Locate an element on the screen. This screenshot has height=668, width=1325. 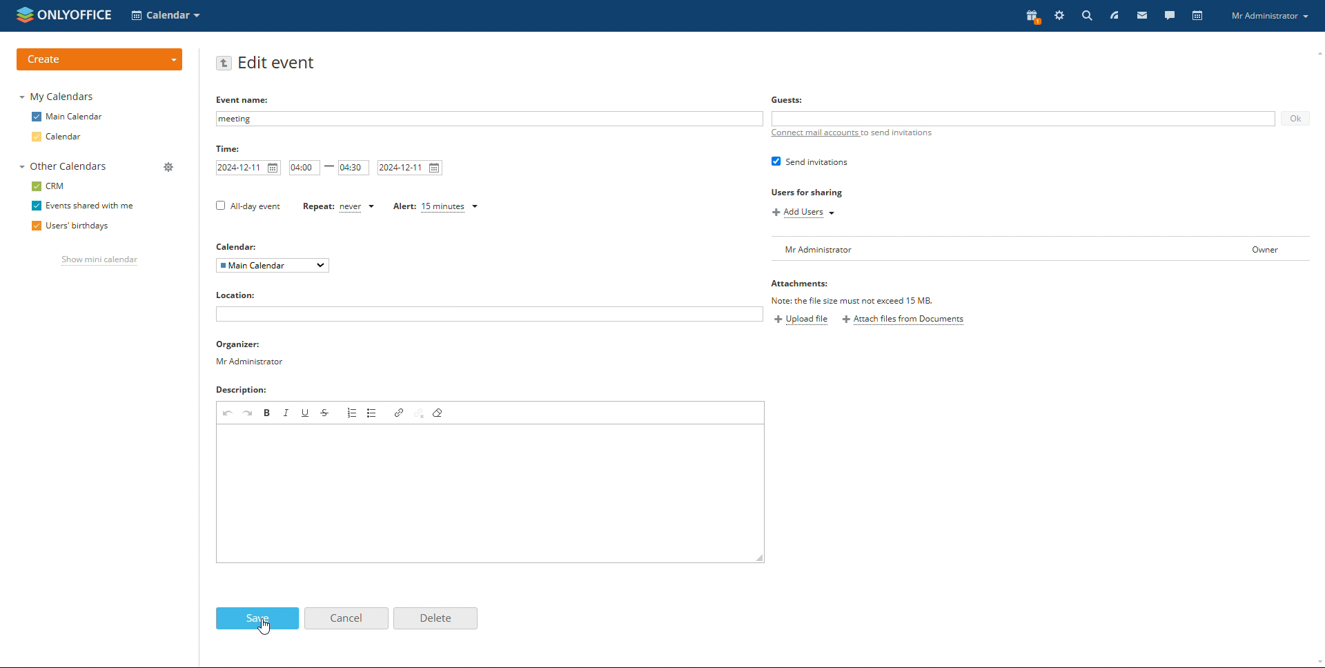
underline is located at coordinates (306, 412).